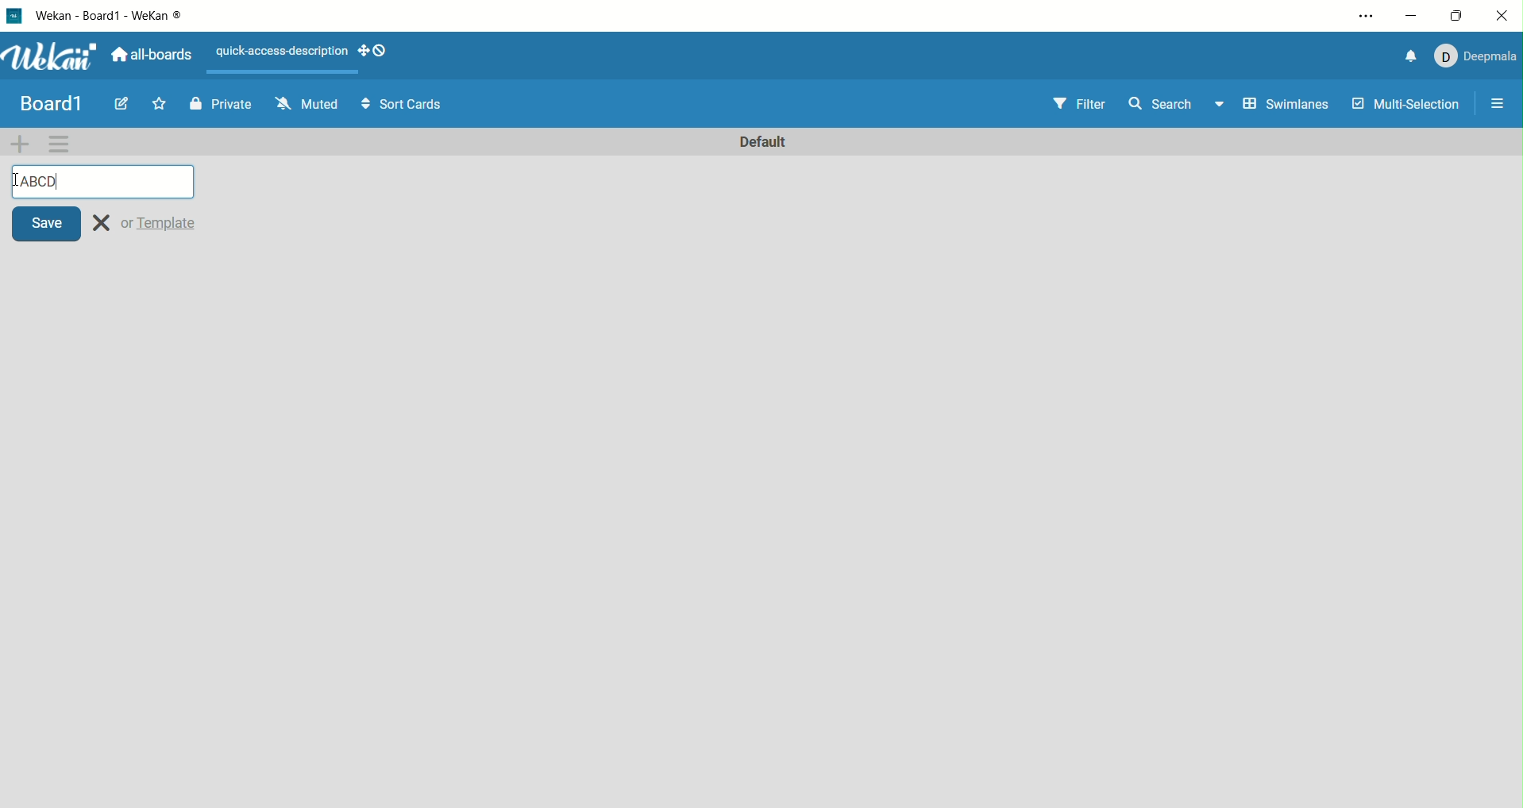 The width and height of the screenshot is (1523, 808). Describe the element at coordinates (1078, 104) in the screenshot. I see `filter` at that location.